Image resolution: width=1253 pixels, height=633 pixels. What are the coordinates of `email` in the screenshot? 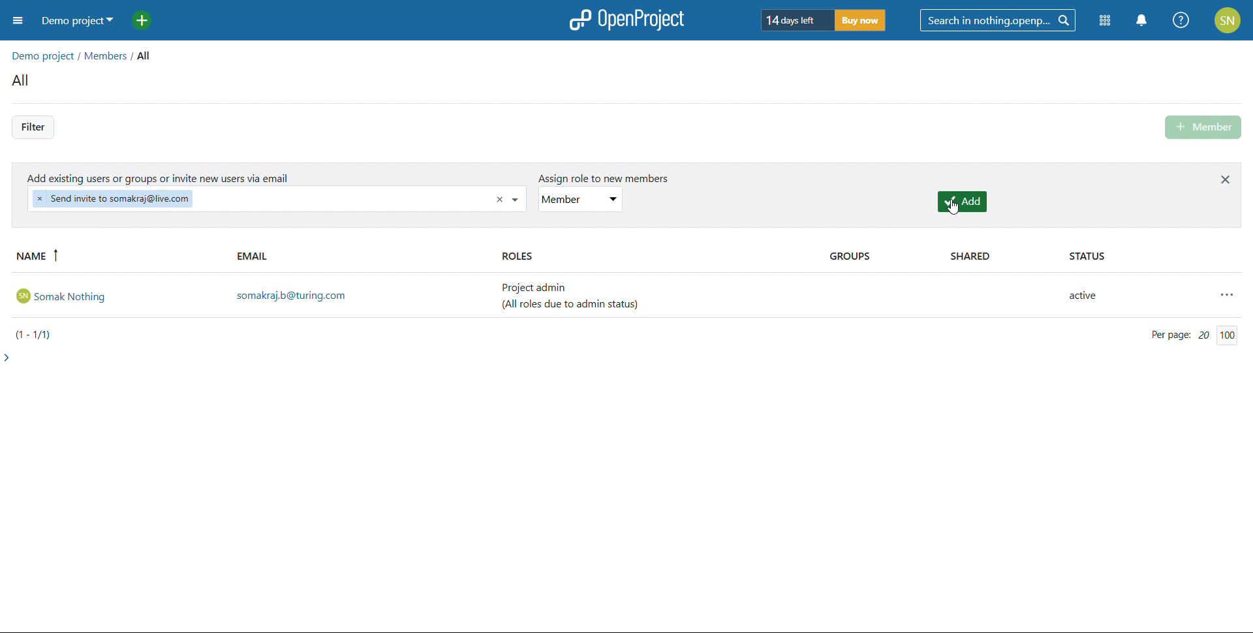 It's located at (362, 256).